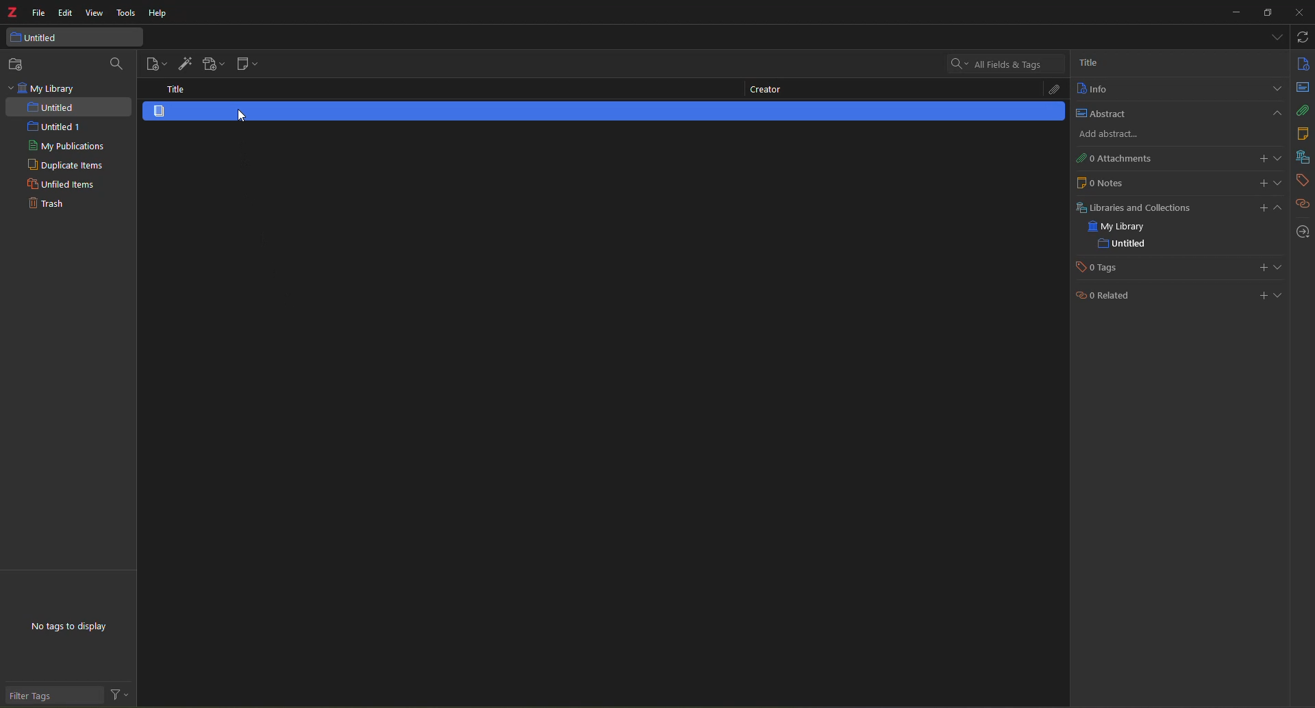 The image size is (1315, 708). I want to click on add, so click(1269, 207).